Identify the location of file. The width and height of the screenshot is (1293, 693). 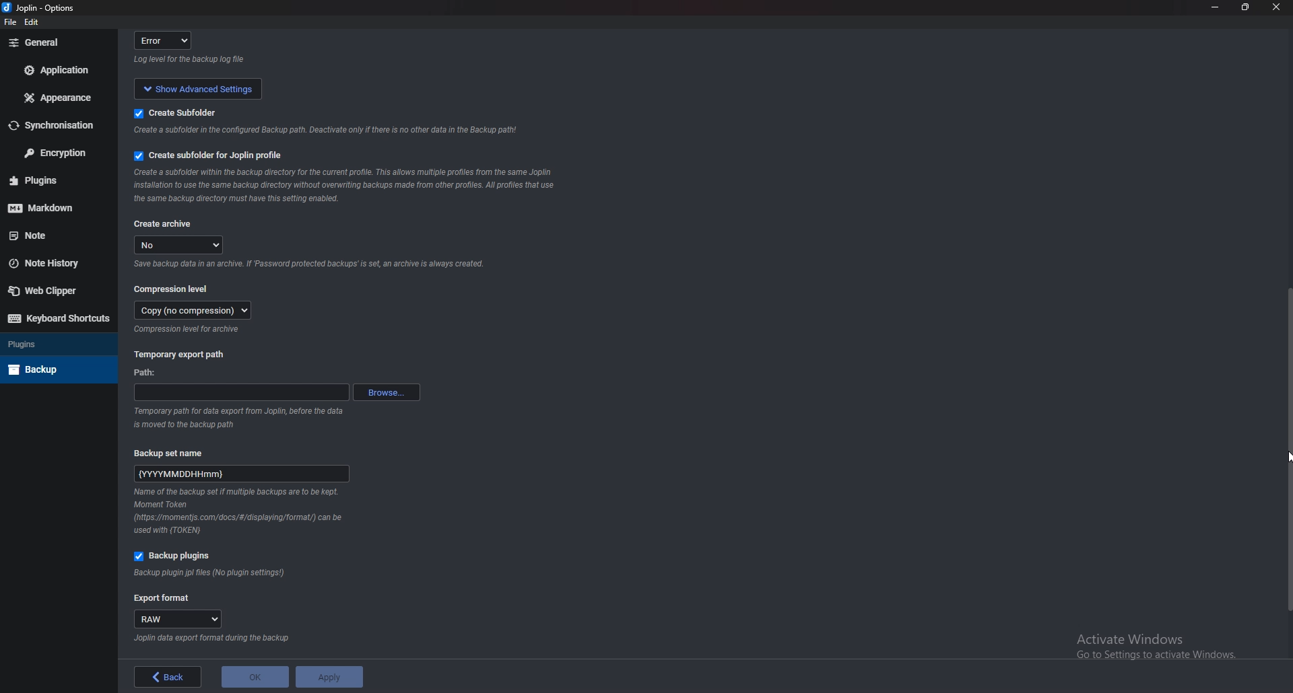
(11, 23).